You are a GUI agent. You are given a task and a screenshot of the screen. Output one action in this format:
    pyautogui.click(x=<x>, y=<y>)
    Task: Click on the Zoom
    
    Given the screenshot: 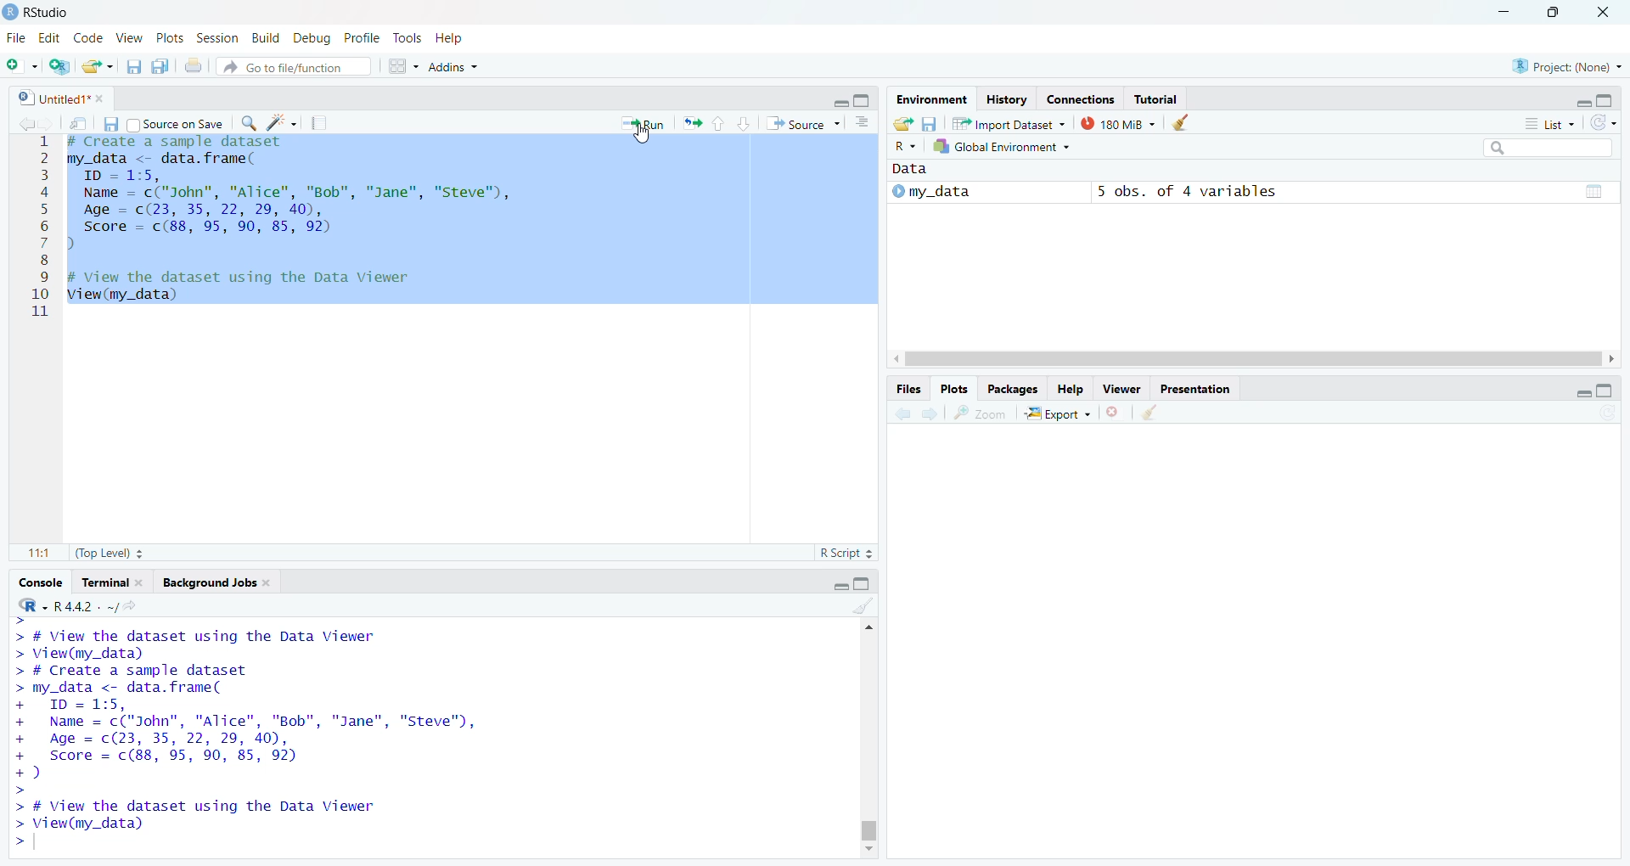 What is the action you would take?
    pyautogui.click(x=977, y=412)
    